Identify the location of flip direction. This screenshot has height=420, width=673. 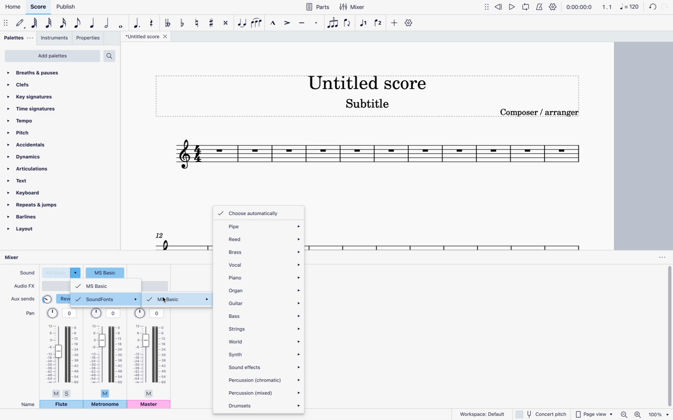
(349, 23).